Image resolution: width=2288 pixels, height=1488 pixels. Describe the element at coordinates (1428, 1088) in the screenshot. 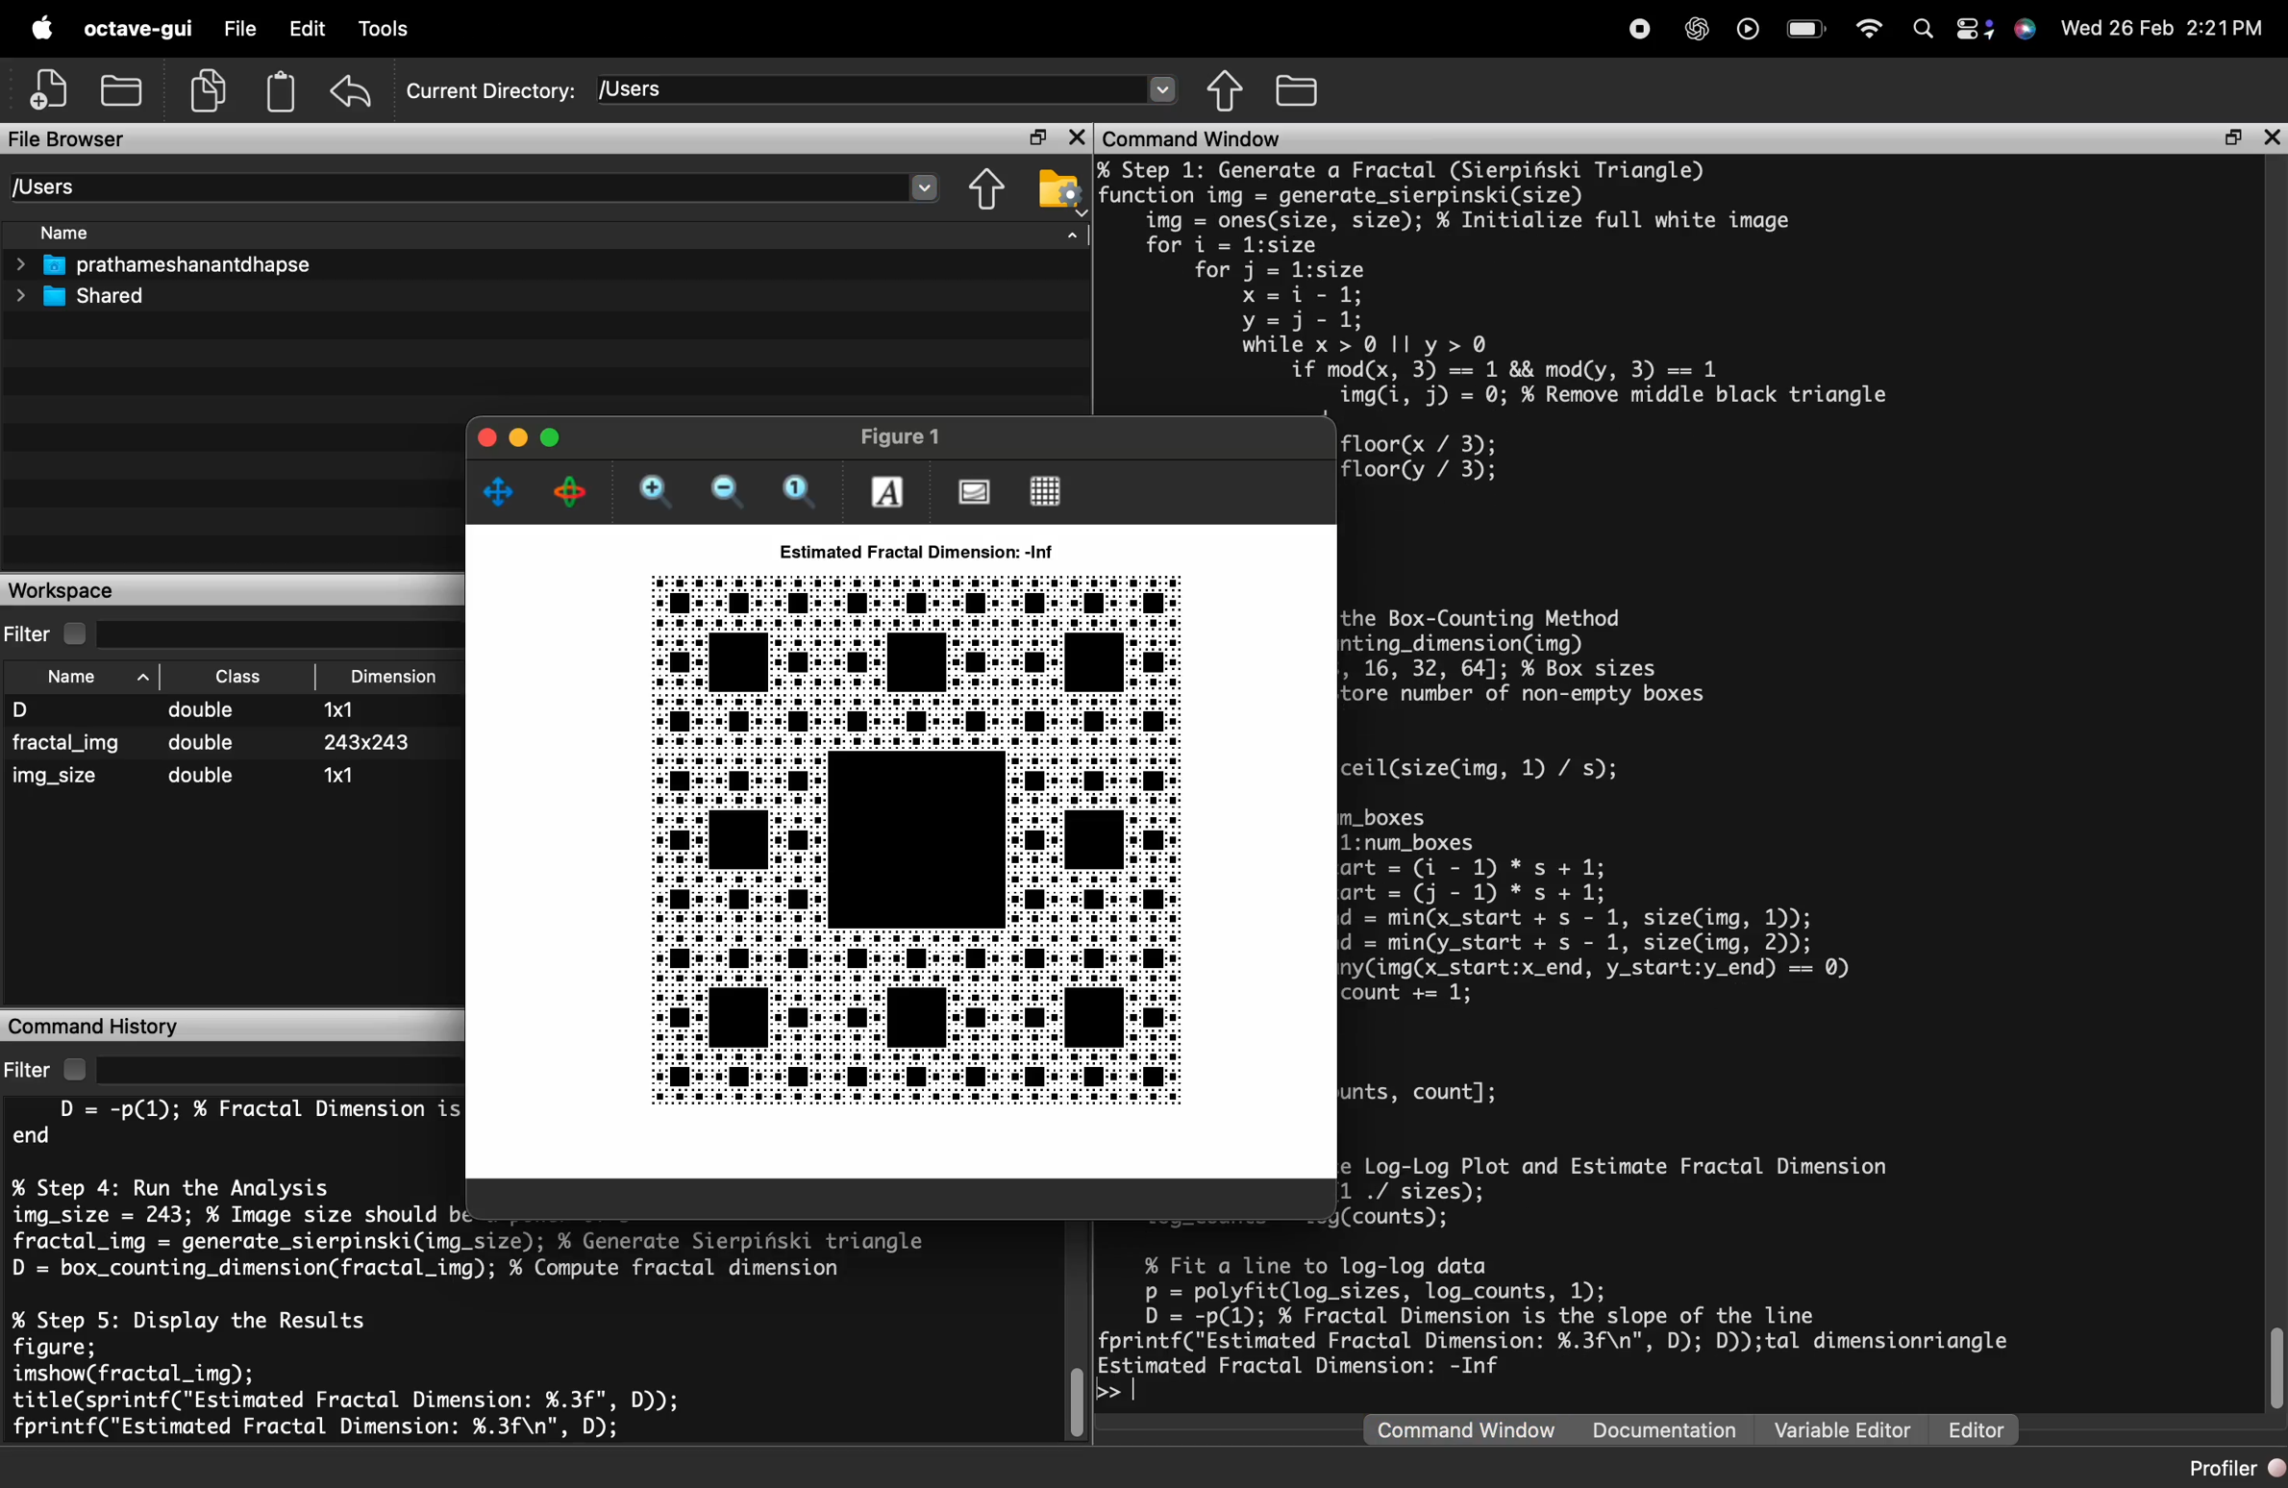

I see `code` at that location.